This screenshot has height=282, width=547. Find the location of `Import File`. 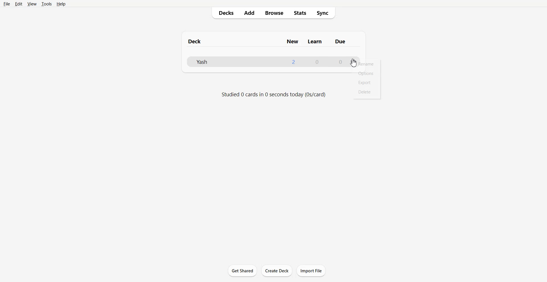

Import File is located at coordinates (311, 270).